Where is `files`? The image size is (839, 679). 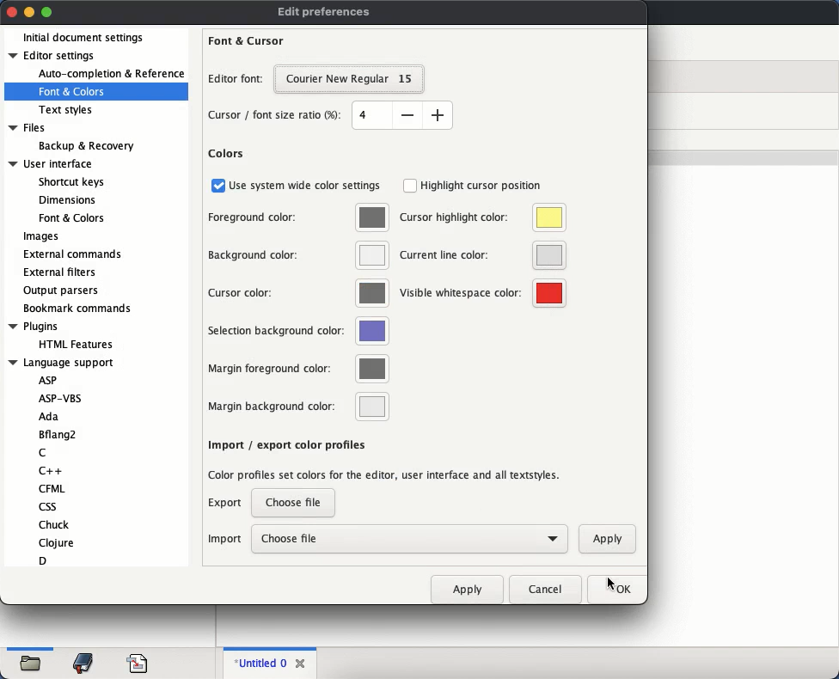
files is located at coordinates (29, 129).